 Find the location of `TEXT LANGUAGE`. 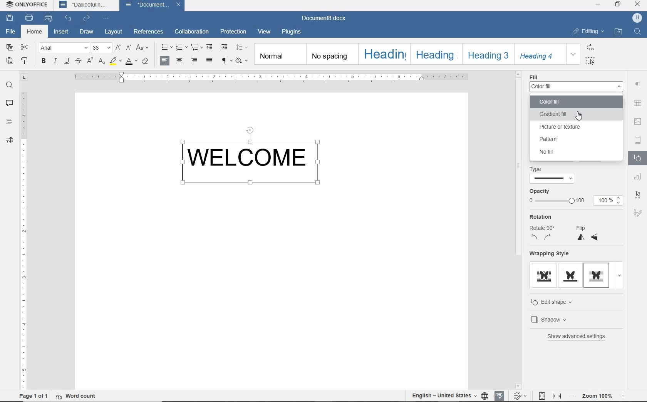

TEXT LANGUAGE is located at coordinates (444, 396).